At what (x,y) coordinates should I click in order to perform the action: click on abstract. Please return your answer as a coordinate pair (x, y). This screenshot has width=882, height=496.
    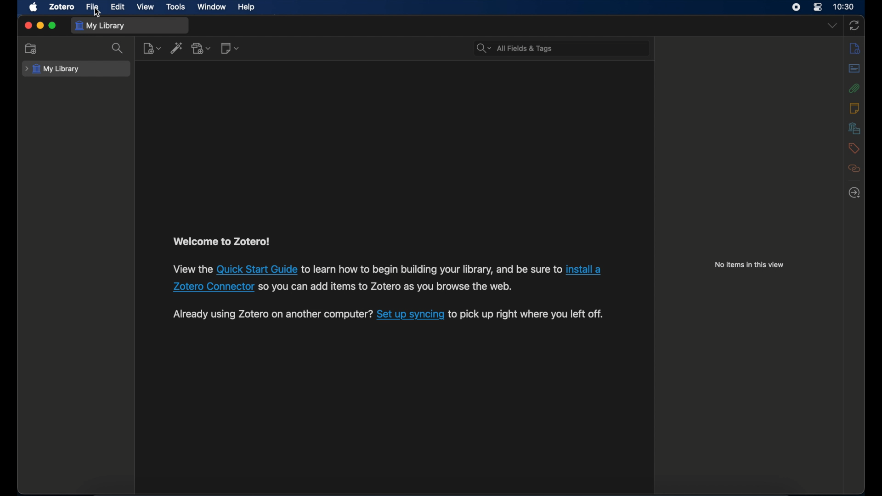
    Looking at the image, I should click on (854, 68).